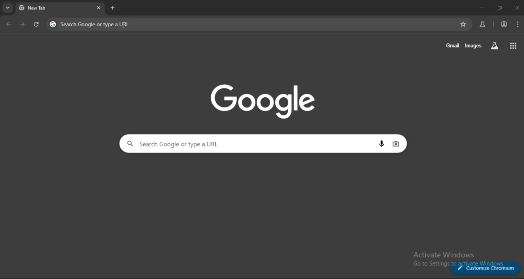 This screenshot has height=279, width=524. What do you see at coordinates (396, 144) in the screenshot?
I see `image search` at bounding box center [396, 144].